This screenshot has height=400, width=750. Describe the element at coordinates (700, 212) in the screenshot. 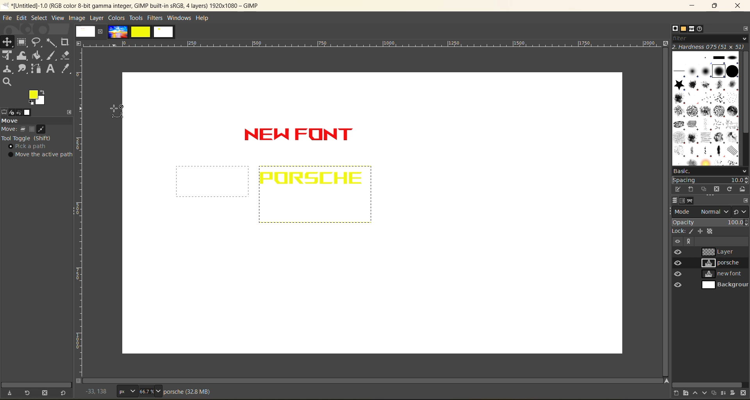

I see `mode` at that location.